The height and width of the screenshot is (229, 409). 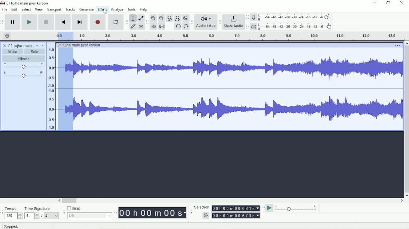 What do you see at coordinates (16, 225) in the screenshot?
I see `Stopped` at bounding box center [16, 225].